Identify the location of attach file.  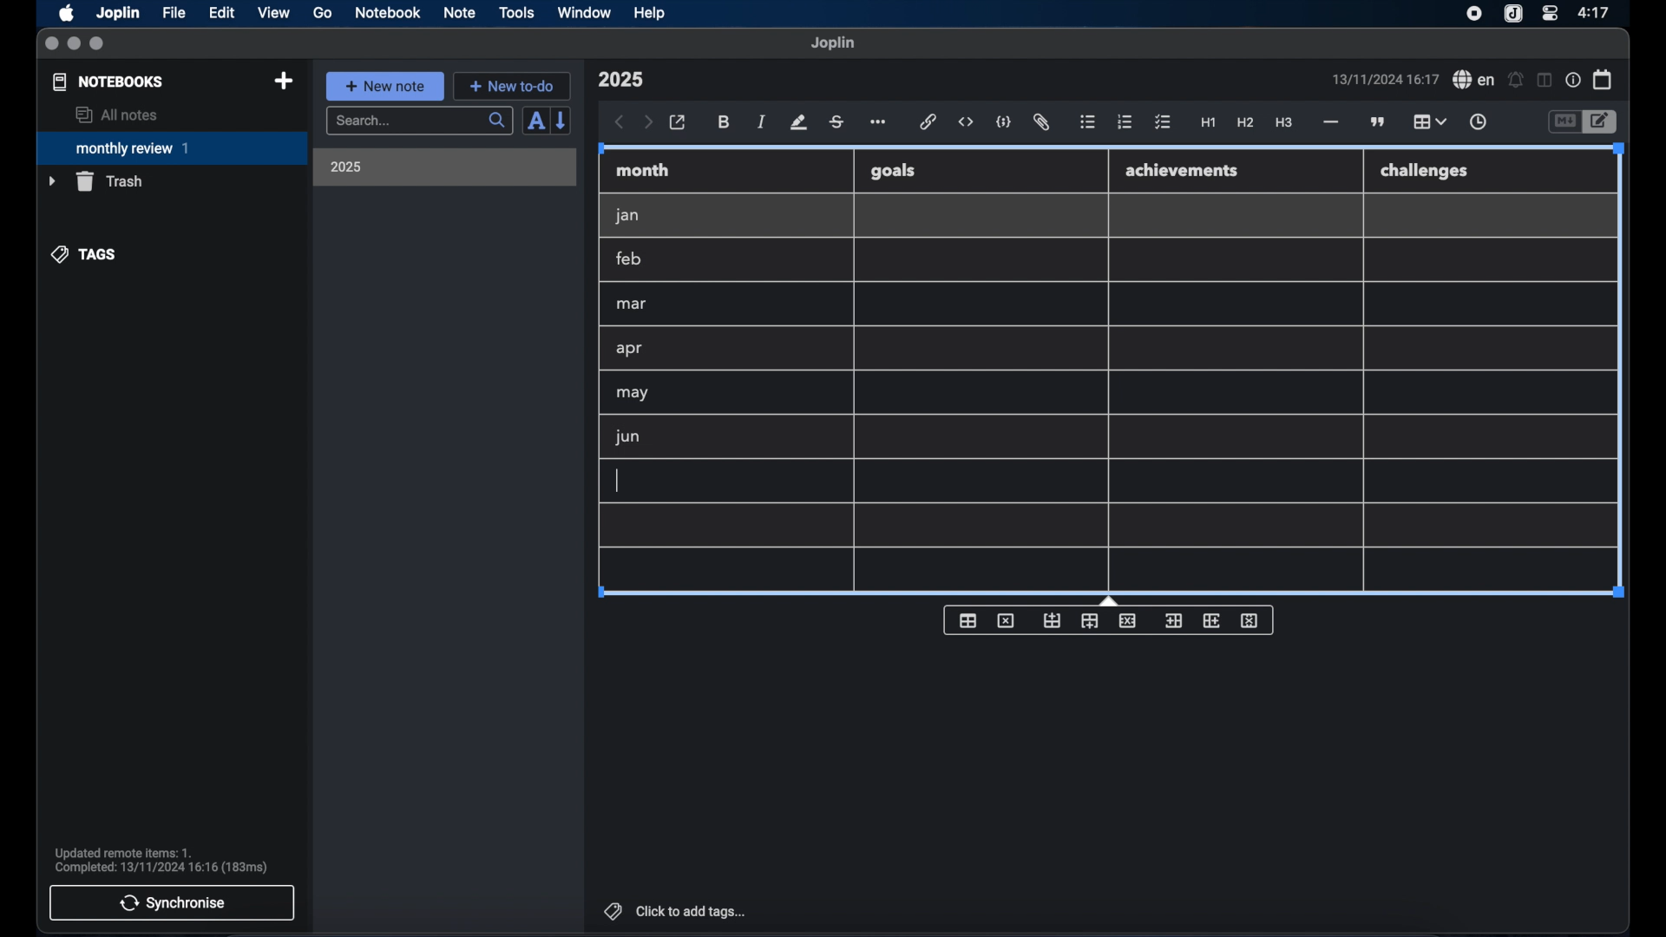
(1041, 122).